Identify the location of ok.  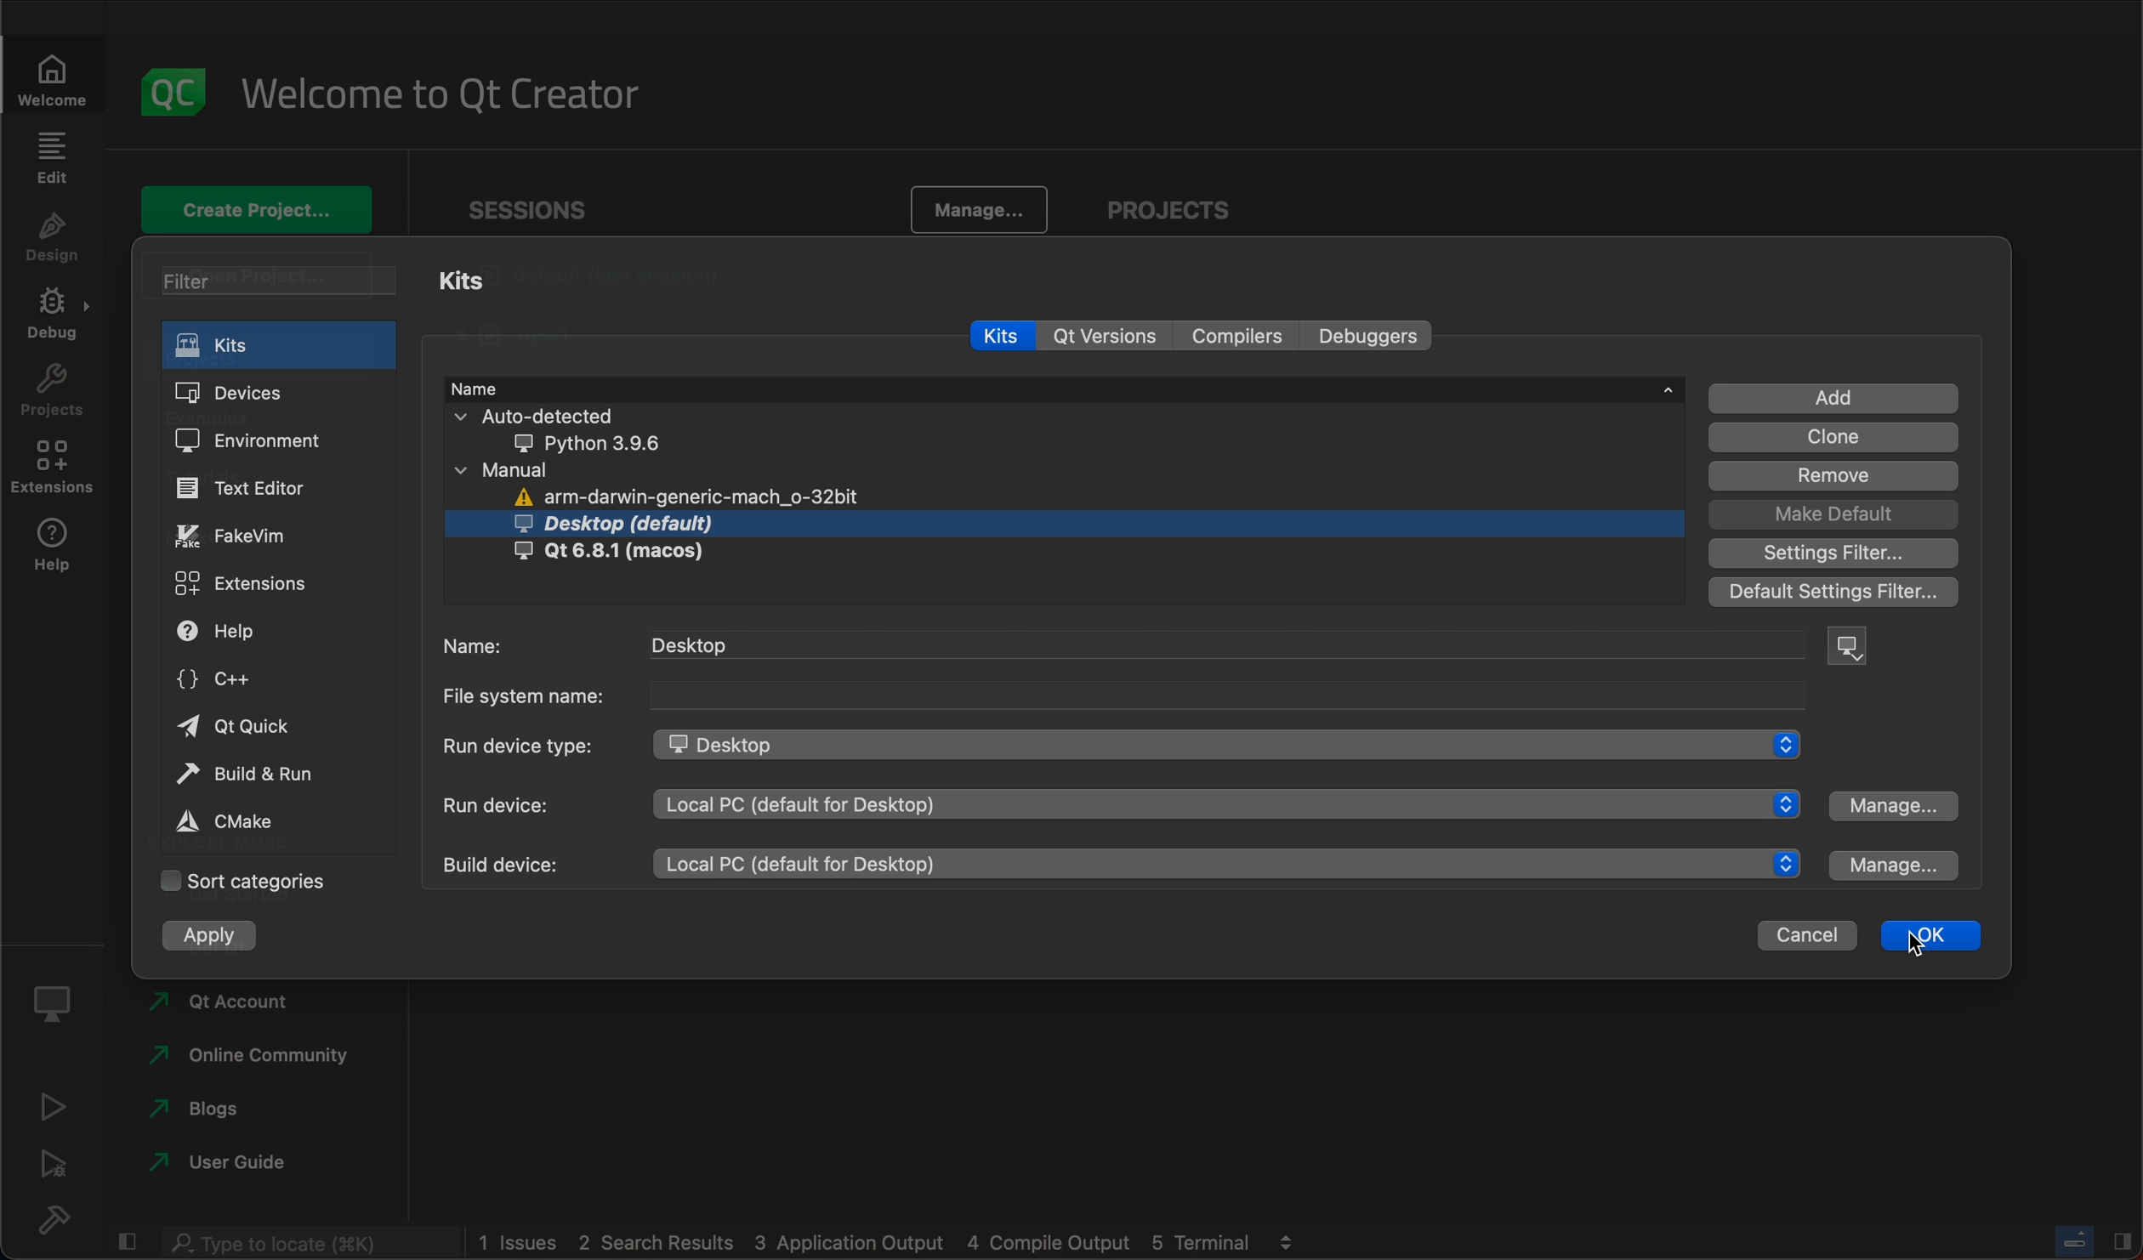
(1933, 939).